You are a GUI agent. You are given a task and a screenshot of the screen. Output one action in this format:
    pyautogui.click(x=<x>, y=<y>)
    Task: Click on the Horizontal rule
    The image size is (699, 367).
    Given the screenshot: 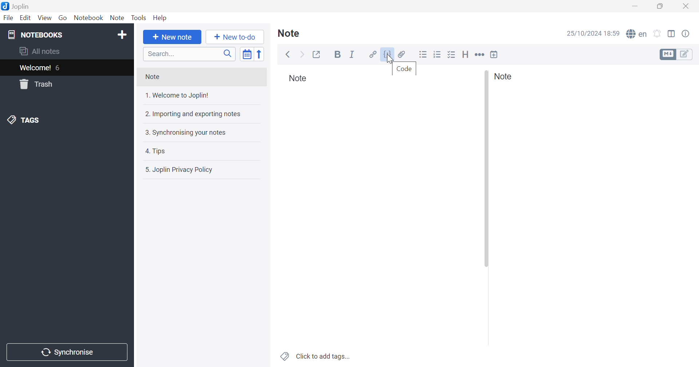 What is the action you would take?
    pyautogui.click(x=479, y=56)
    